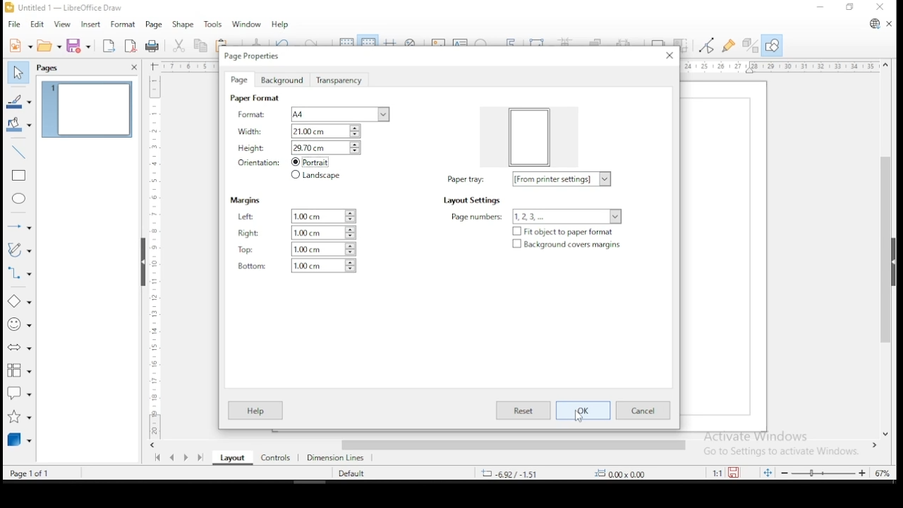 This screenshot has width=903, height=508. What do you see at coordinates (48, 46) in the screenshot?
I see `open` at bounding box center [48, 46].